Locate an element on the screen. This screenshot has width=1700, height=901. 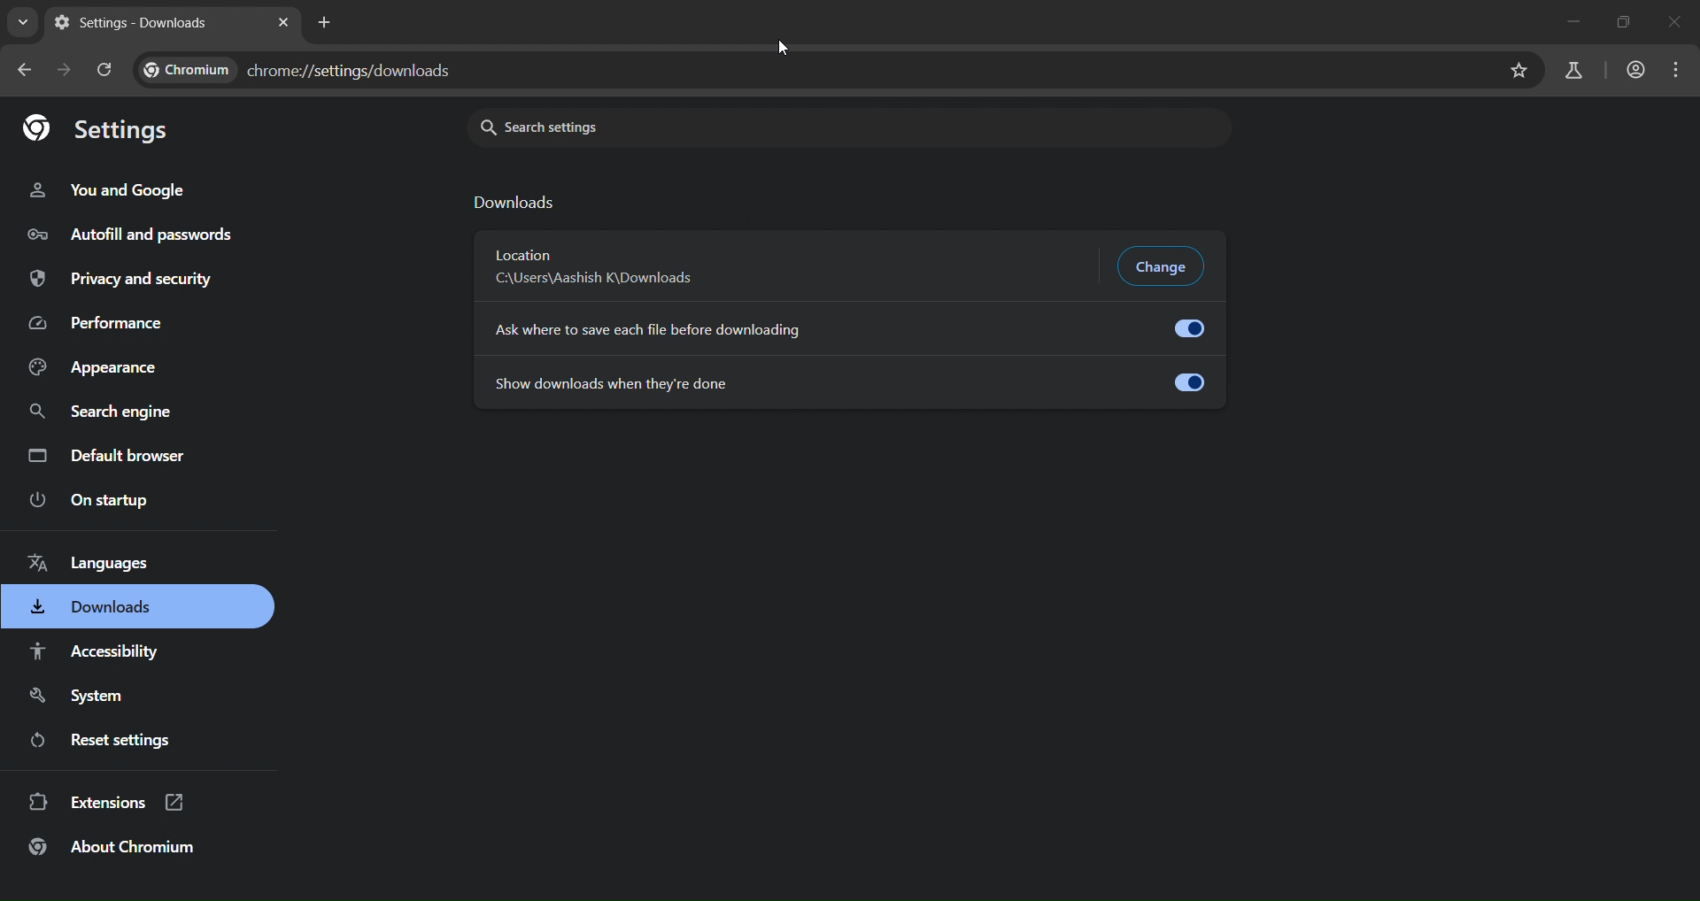
about chromium is located at coordinates (112, 850).